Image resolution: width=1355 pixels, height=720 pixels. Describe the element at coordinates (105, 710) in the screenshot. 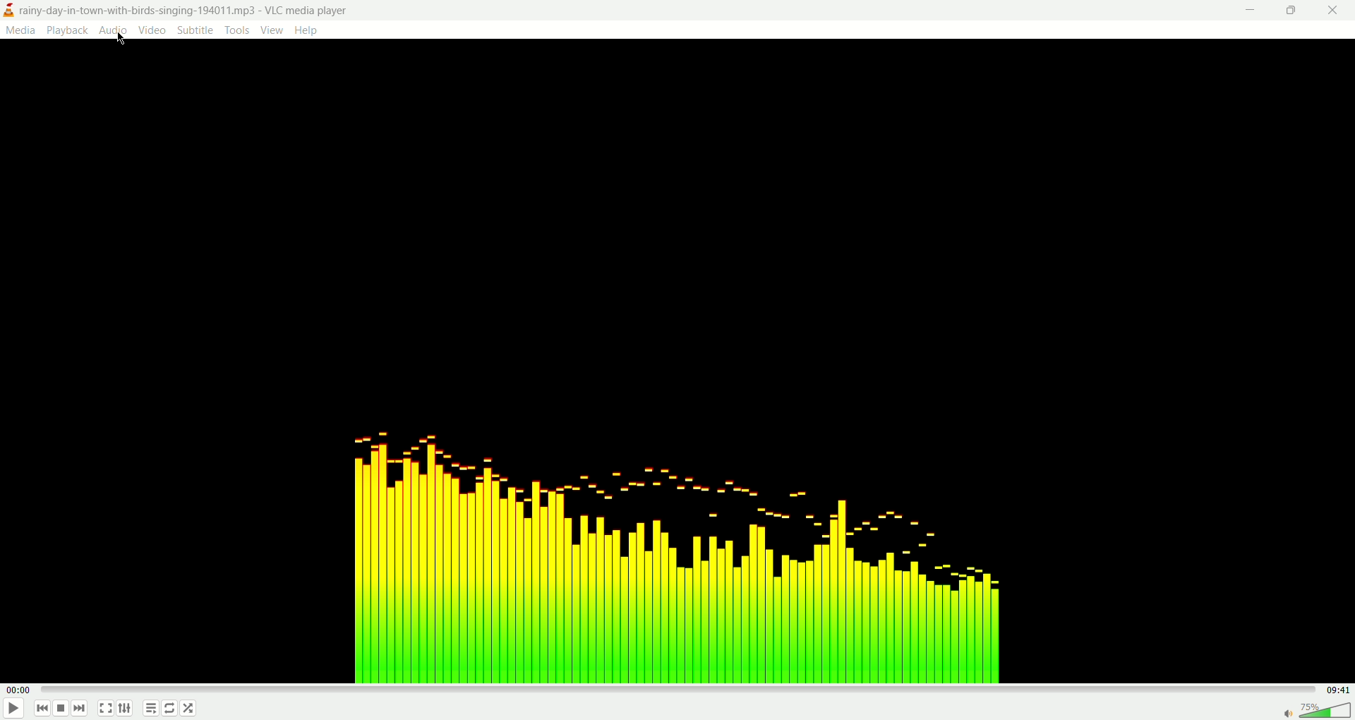

I see `full screen` at that location.